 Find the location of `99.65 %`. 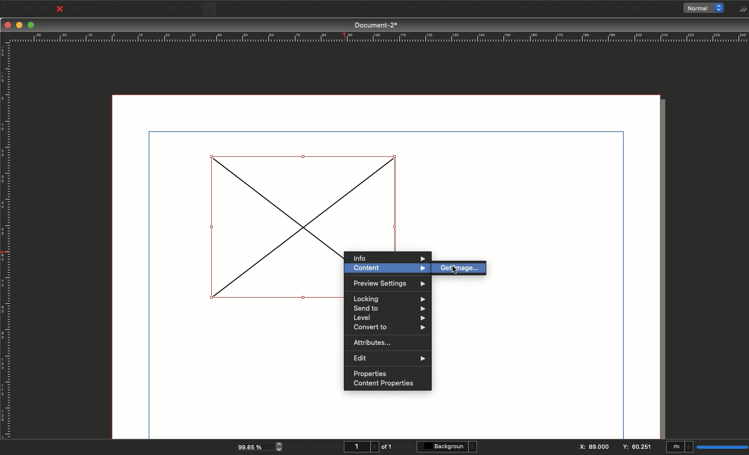

99.65 % is located at coordinates (252, 446).